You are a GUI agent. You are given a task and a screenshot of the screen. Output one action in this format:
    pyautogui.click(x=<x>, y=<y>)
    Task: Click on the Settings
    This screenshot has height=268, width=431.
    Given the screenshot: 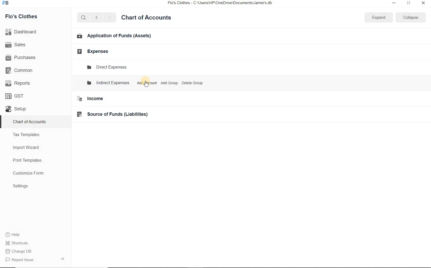 What is the action you would take?
    pyautogui.click(x=21, y=186)
    